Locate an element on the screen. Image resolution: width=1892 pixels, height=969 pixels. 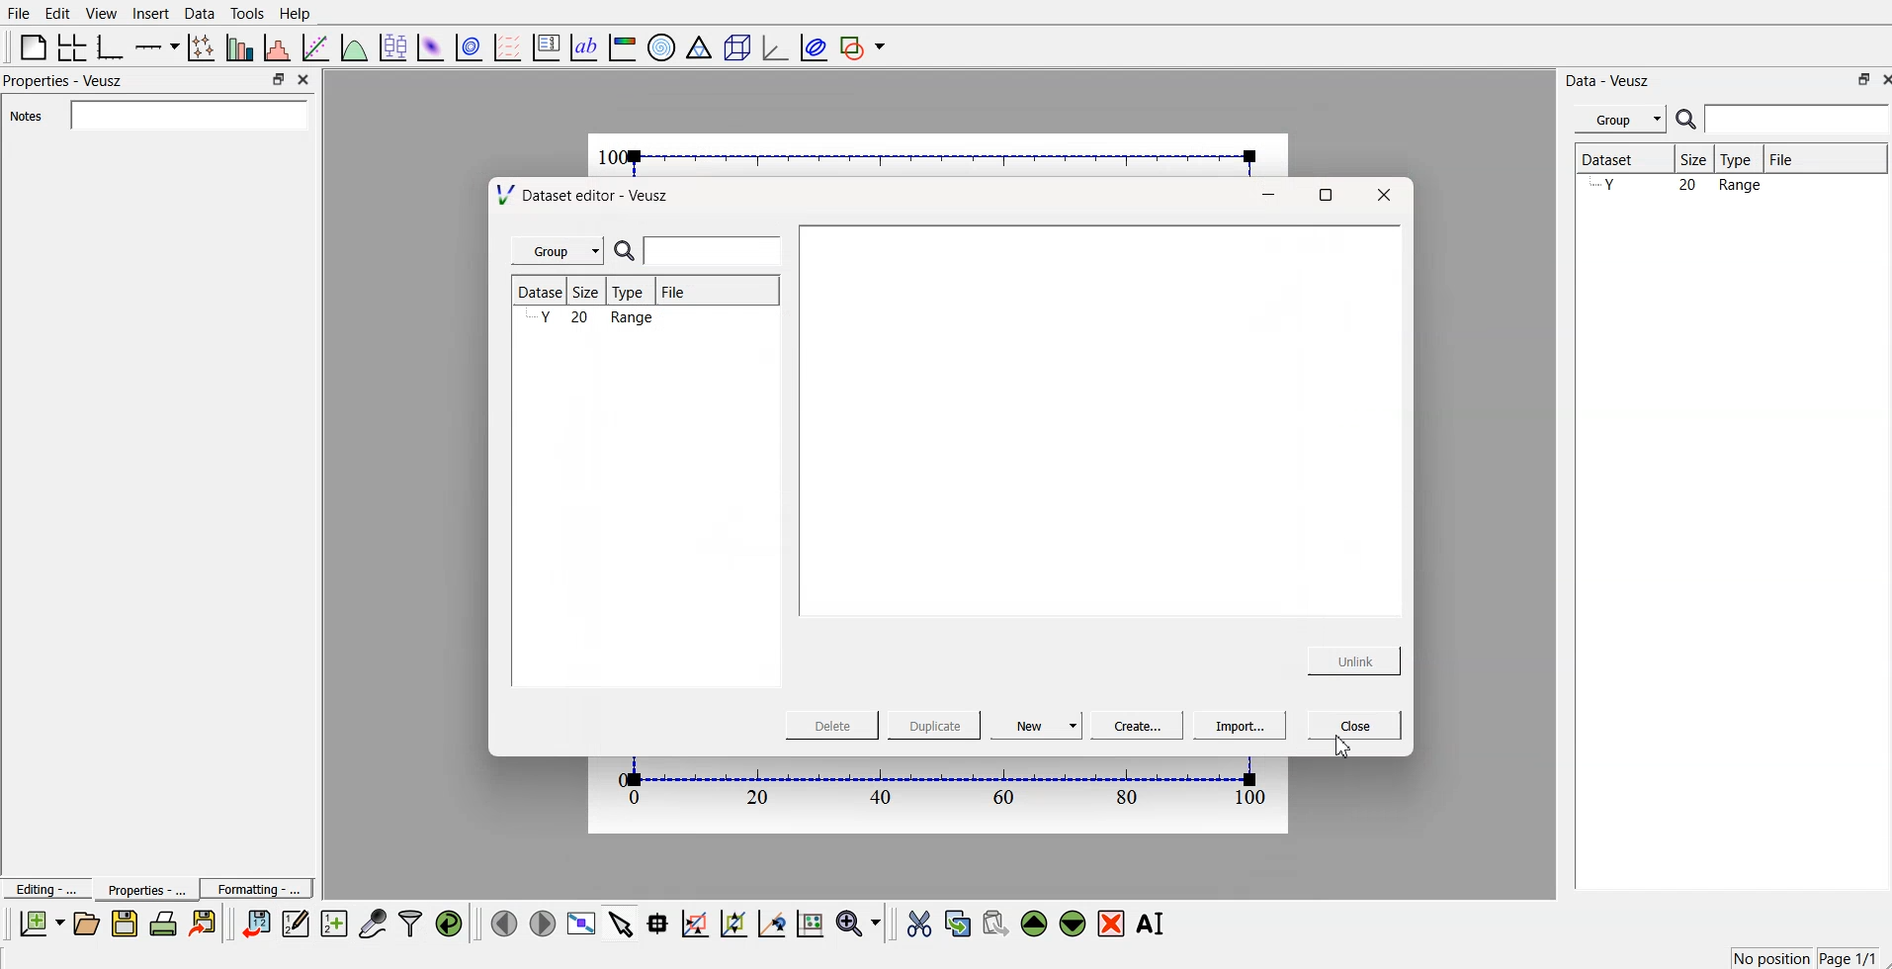
Edit is located at coordinates (58, 13).